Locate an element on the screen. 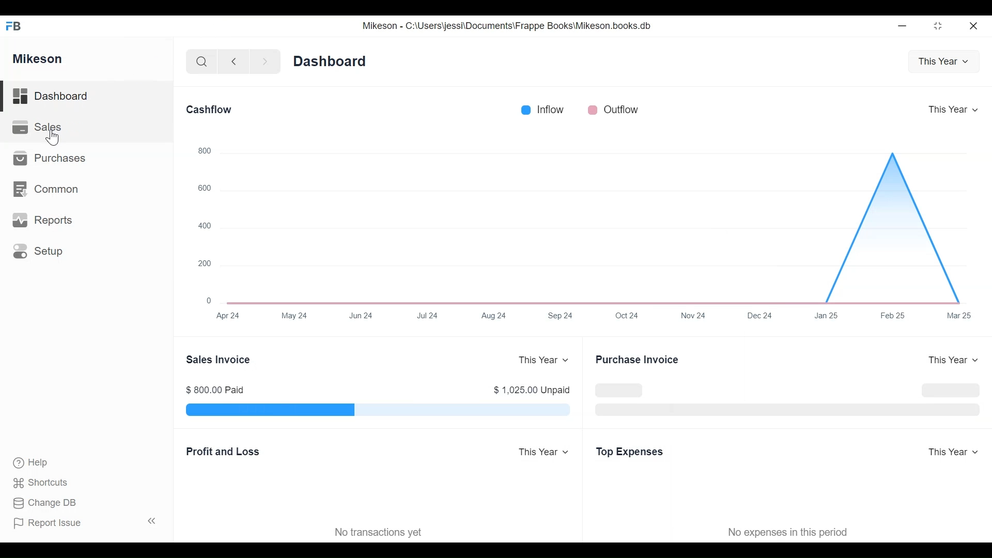  No expenses in this period is located at coordinates (788, 532).